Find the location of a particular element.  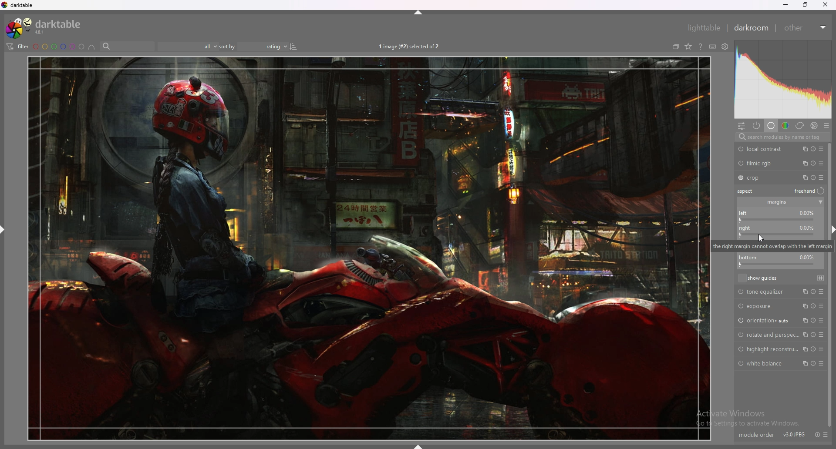

module order is located at coordinates (755, 432).